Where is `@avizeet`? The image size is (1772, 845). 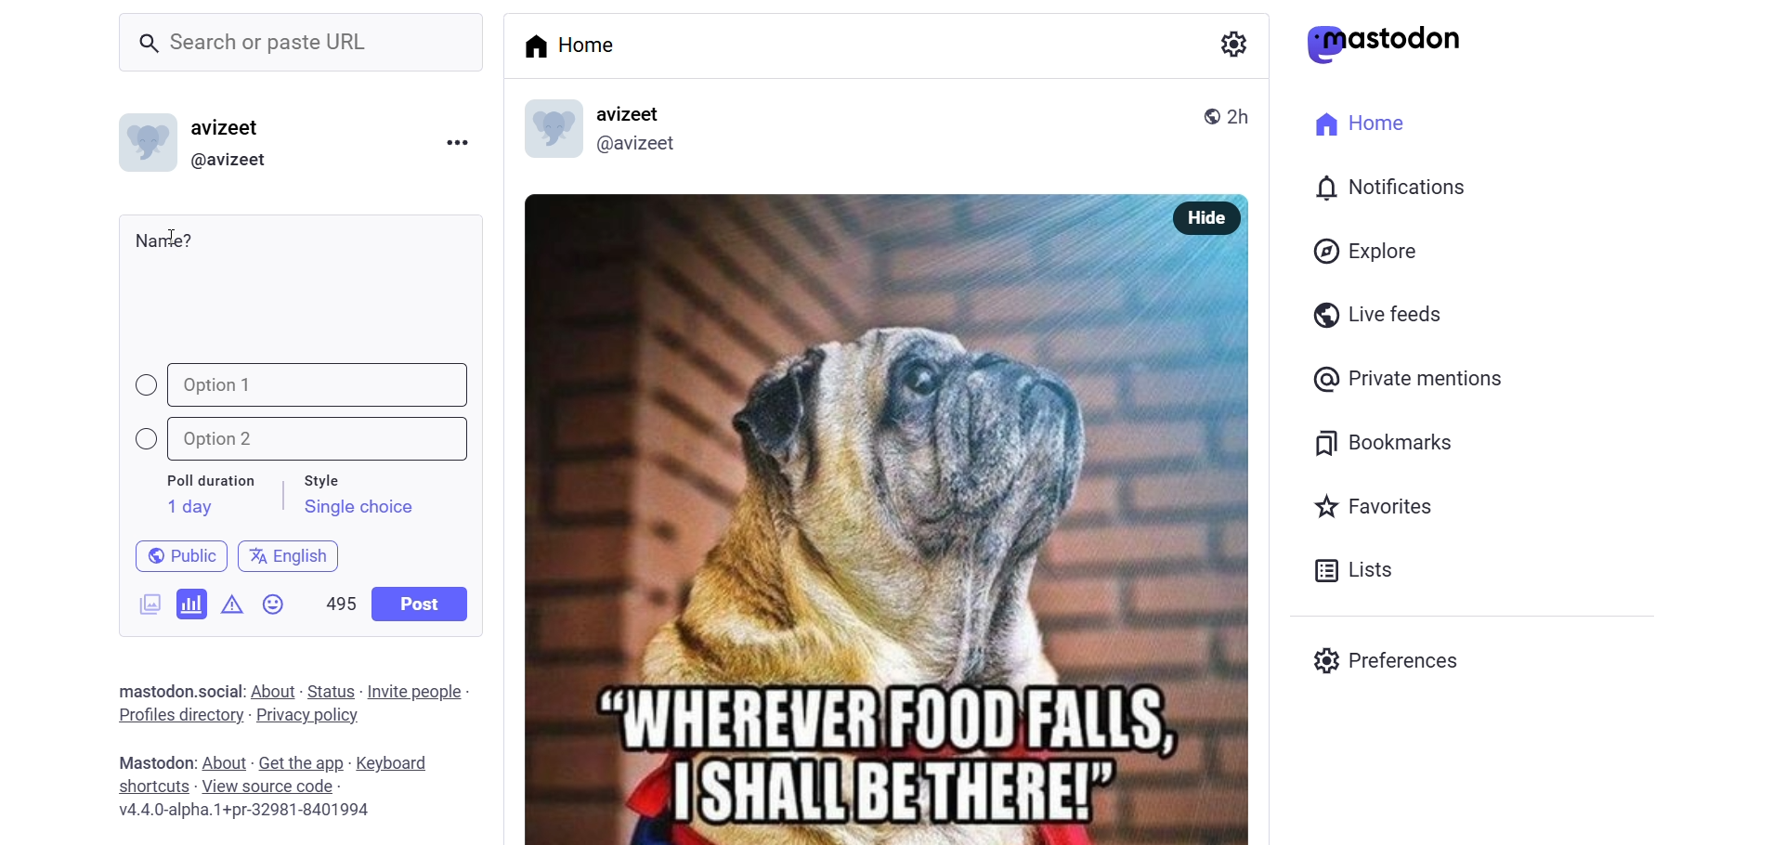
@avizeet is located at coordinates (635, 148).